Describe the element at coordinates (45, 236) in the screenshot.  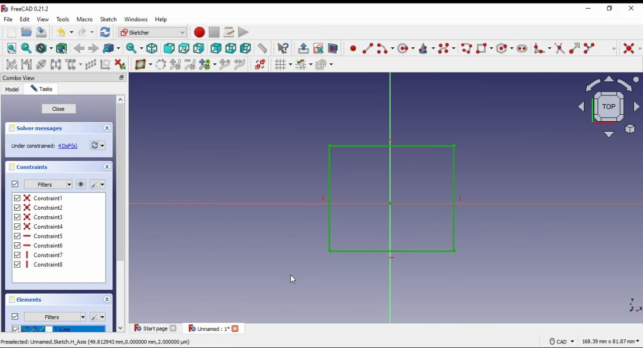
I see `on/off constraint 5` at that location.